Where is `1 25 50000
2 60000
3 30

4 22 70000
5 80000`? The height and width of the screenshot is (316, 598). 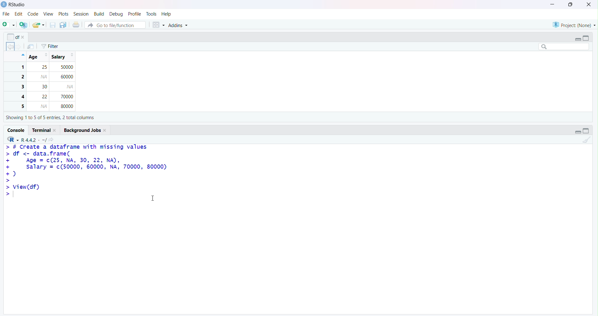
1 25 50000
2 60000
3 30

4 22 70000
5 80000 is located at coordinates (45, 87).